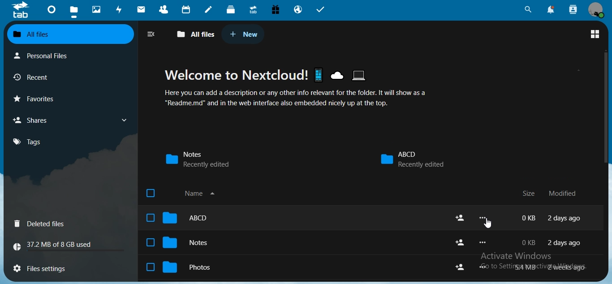  I want to click on notes, so click(210, 9).